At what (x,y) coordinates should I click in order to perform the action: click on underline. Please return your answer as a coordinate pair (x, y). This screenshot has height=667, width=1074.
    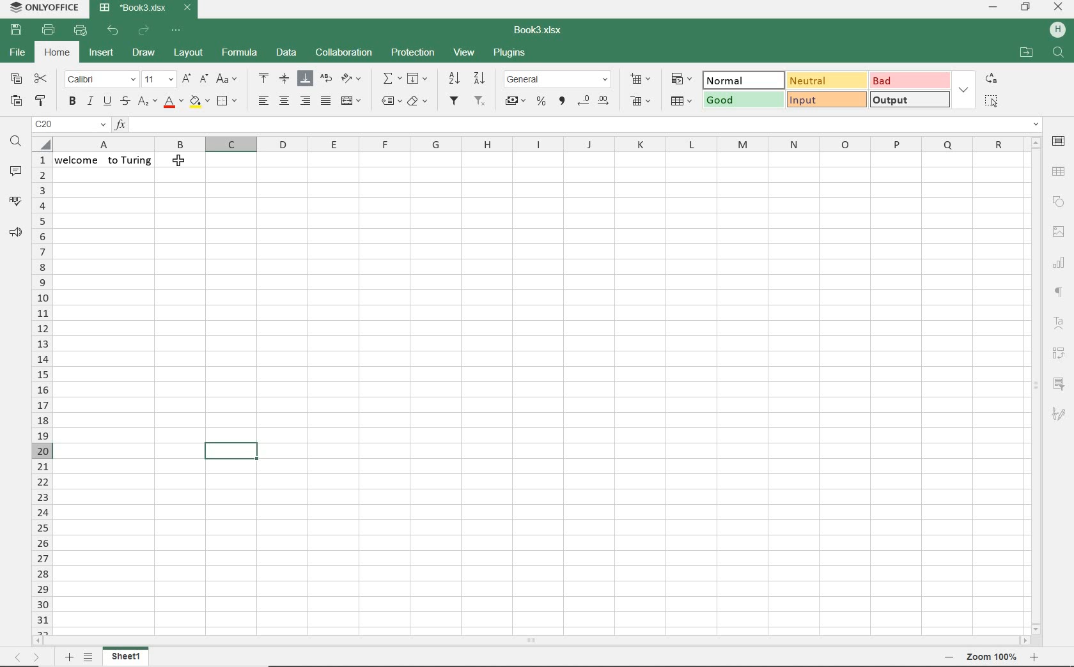
    Looking at the image, I should click on (108, 102).